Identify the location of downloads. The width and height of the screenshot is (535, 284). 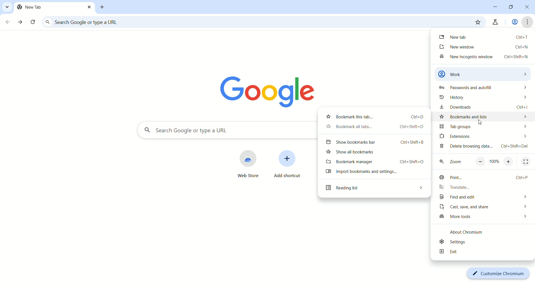
(485, 107).